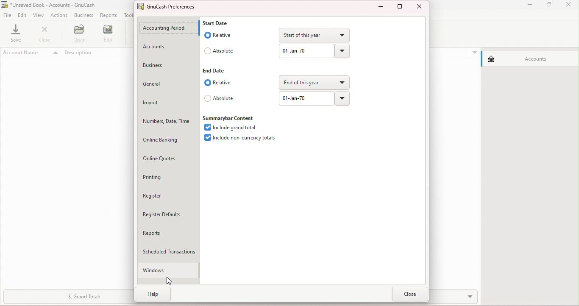 The width and height of the screenshot is (579, 306). Describe the element at coordinates (219, 22) in the screenshot. I see `Start date` at that location.